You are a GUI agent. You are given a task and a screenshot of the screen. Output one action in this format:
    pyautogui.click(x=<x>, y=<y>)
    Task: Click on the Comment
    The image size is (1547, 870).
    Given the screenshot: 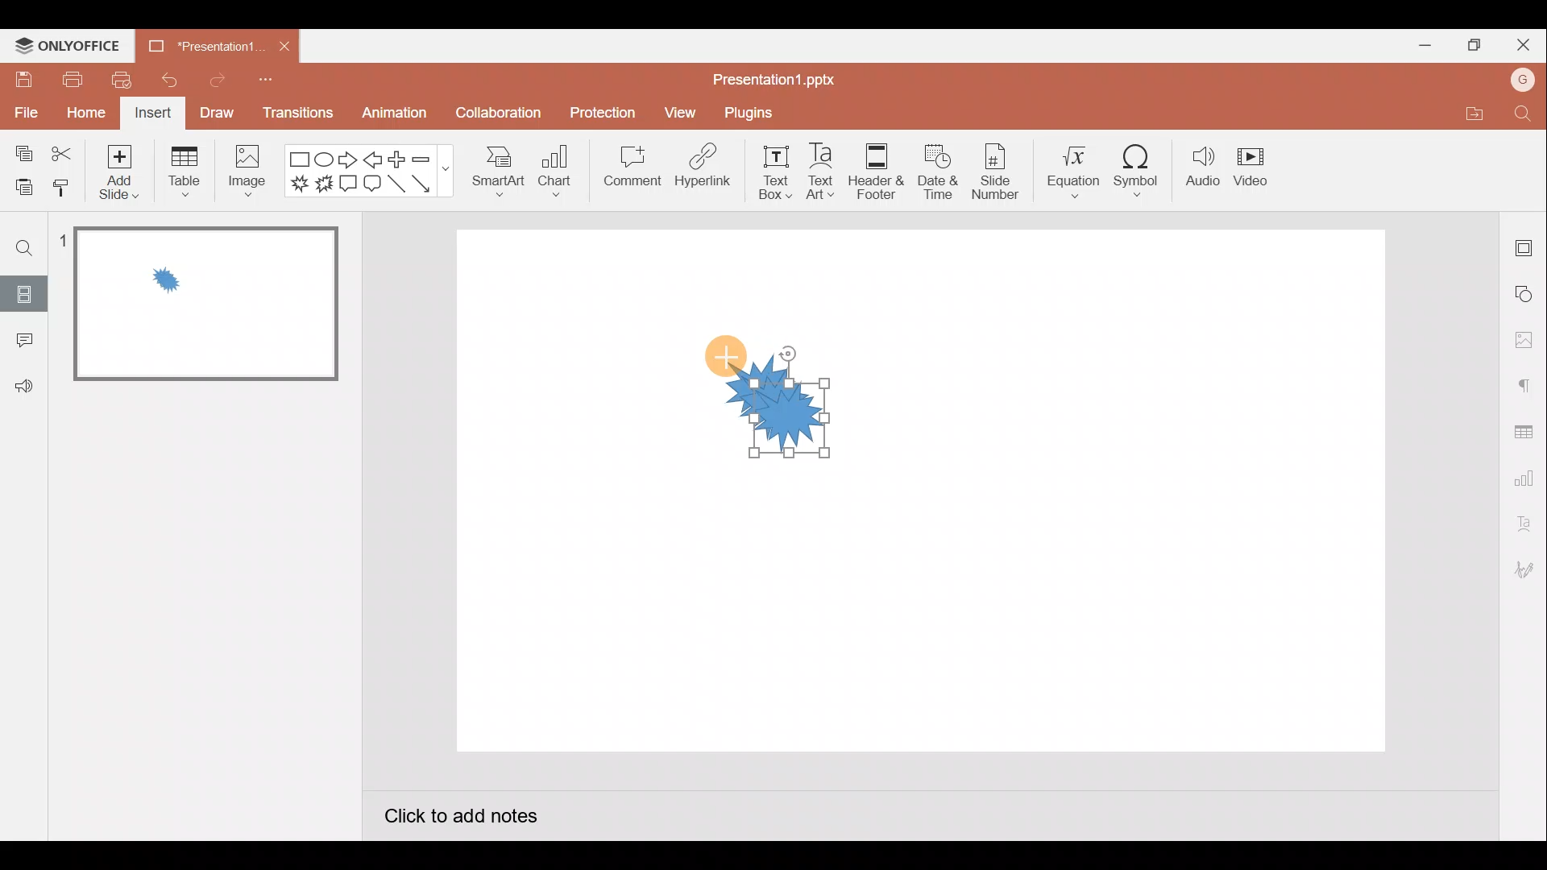 What is the action you would take?
    pyautogui.click(x=629, y=171)
    